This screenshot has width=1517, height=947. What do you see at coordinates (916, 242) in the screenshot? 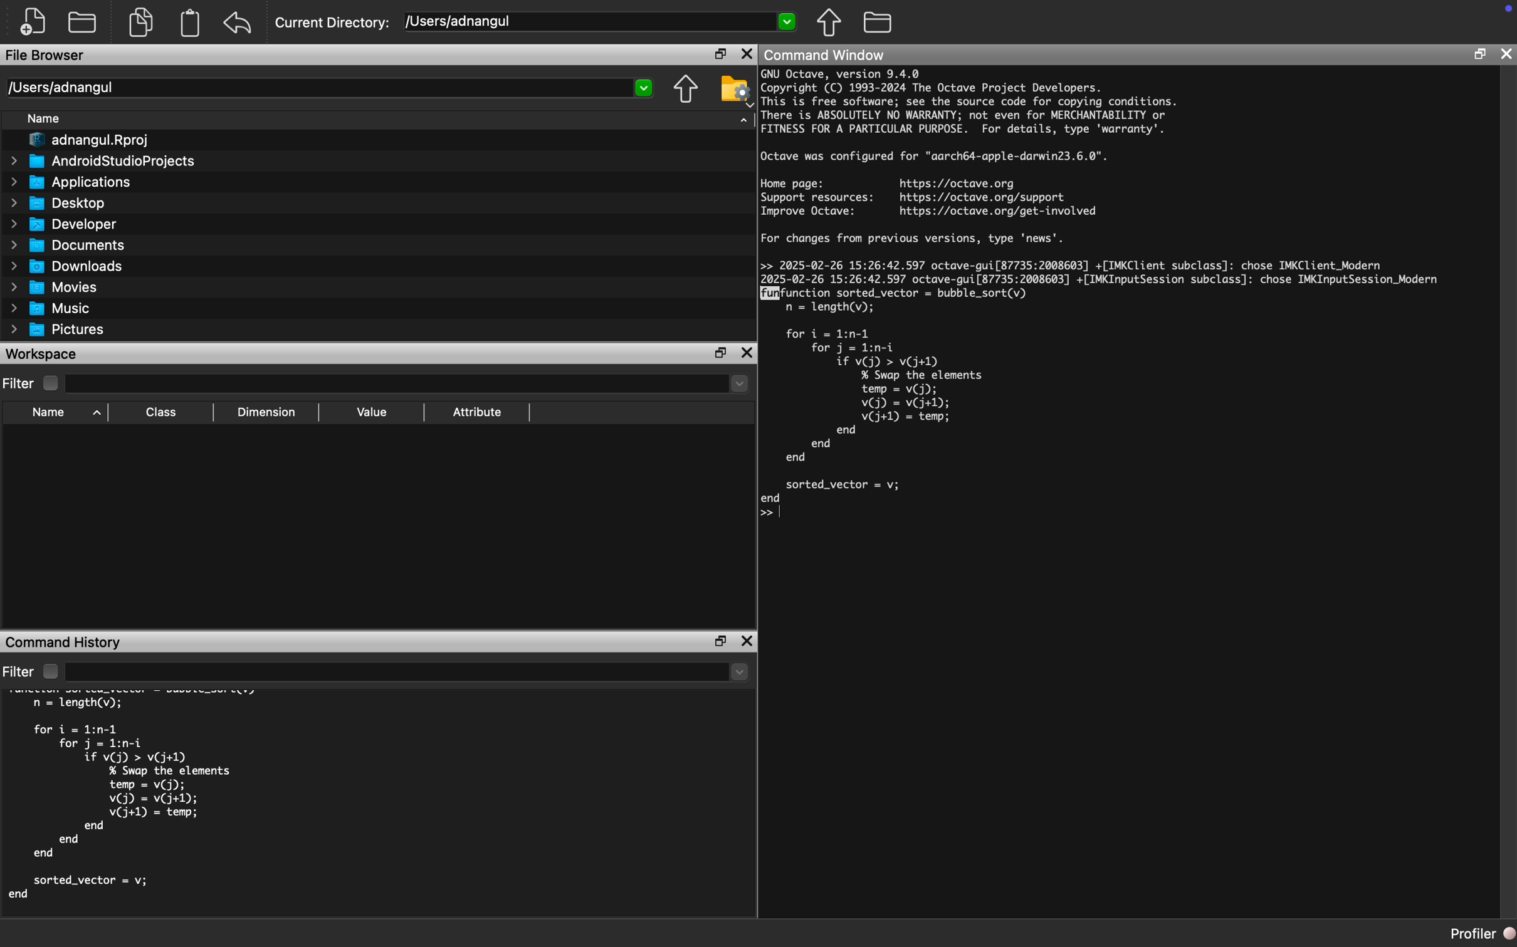
I see `For changes from previous versions, type 'news'.` at bounding box center [916, 242].